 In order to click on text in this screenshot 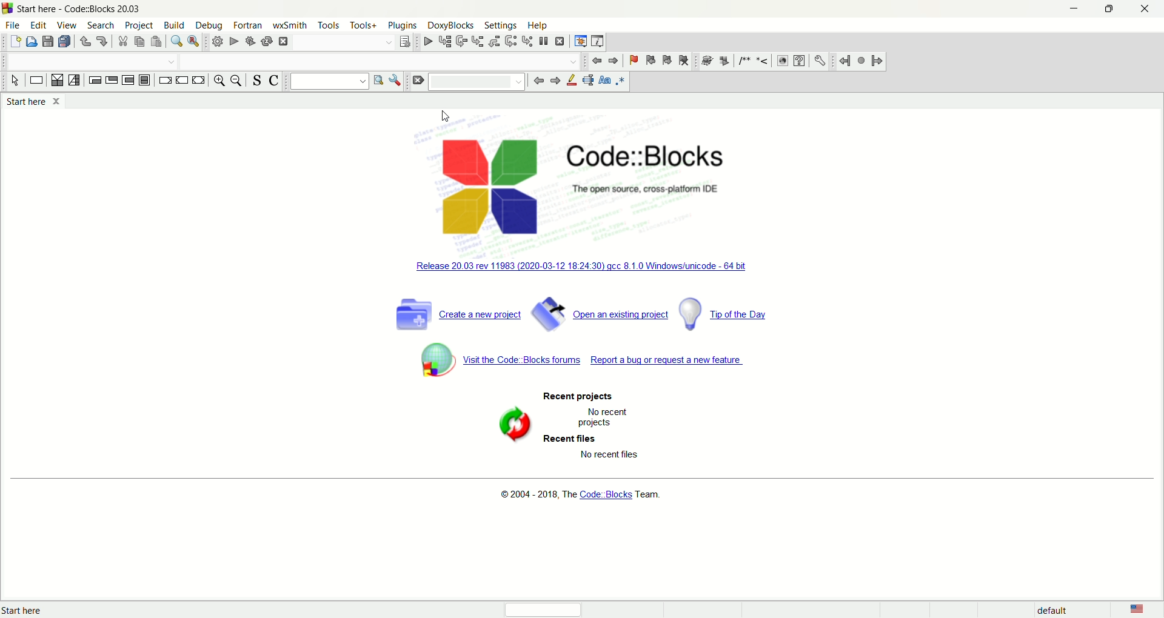, I will do `click(617, 417)`.